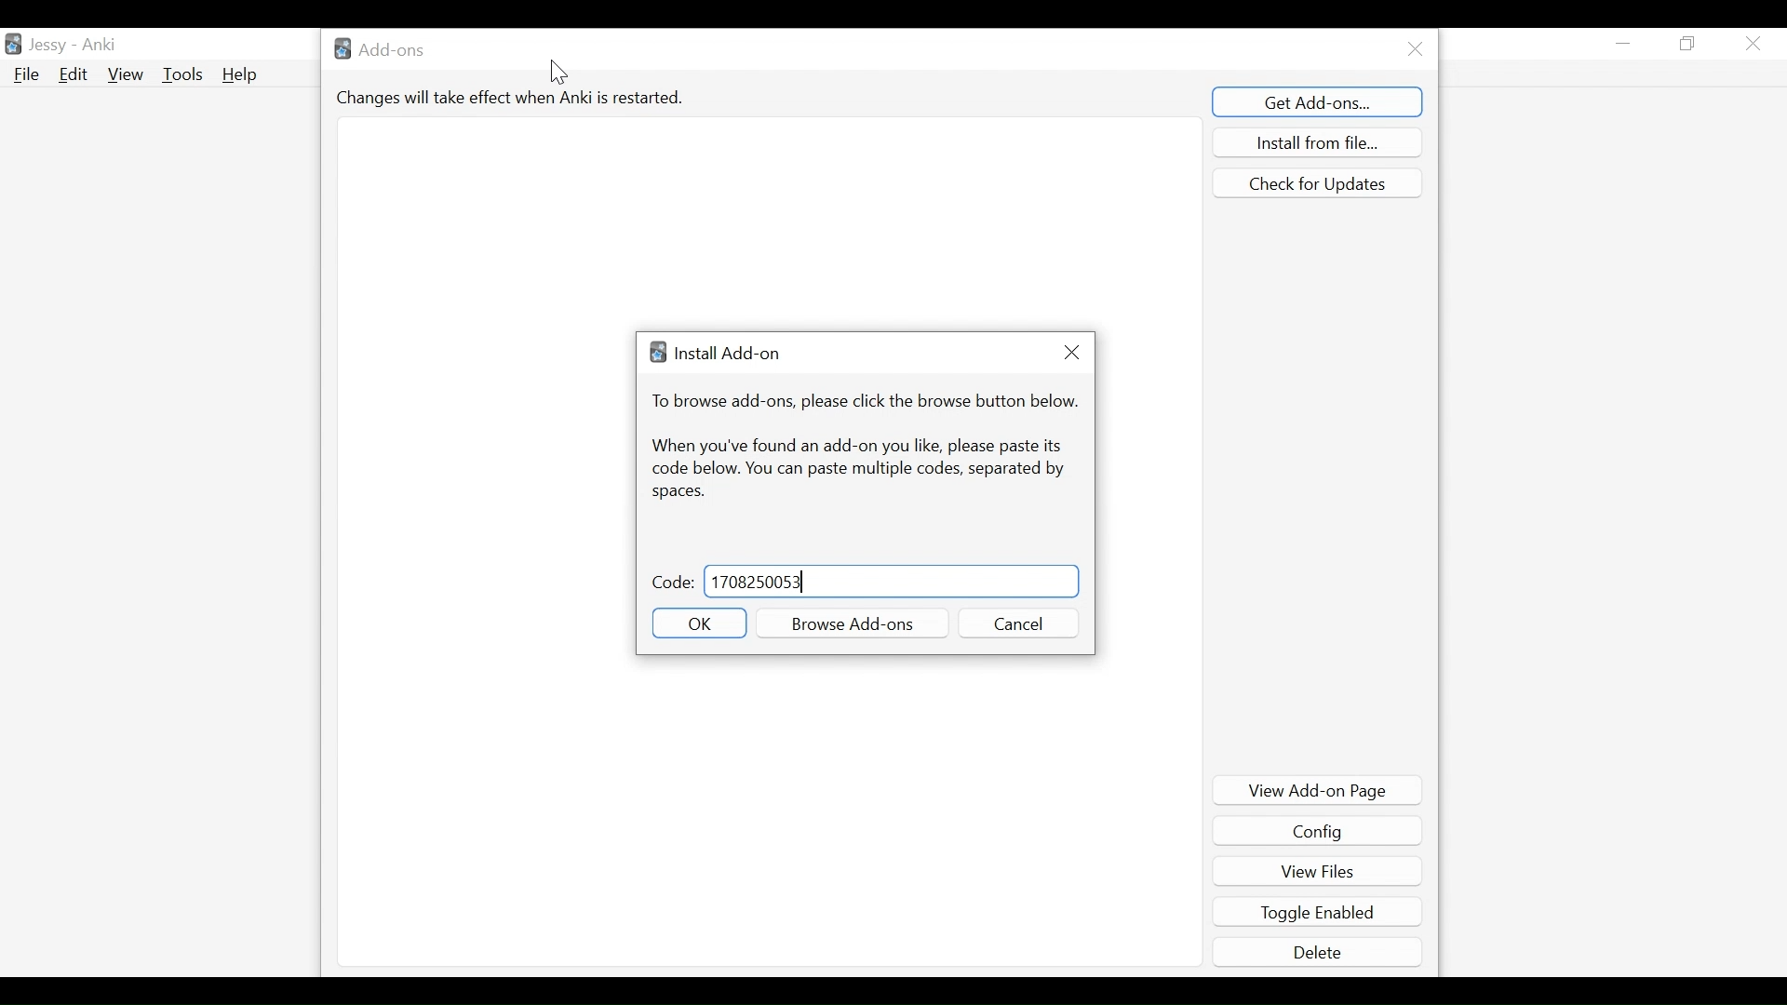 The image size is (1787, 1005). What do you see at coordinates (1317, 869) in the screenshot?
I see `View Files` at bounding box center [1317, 869].